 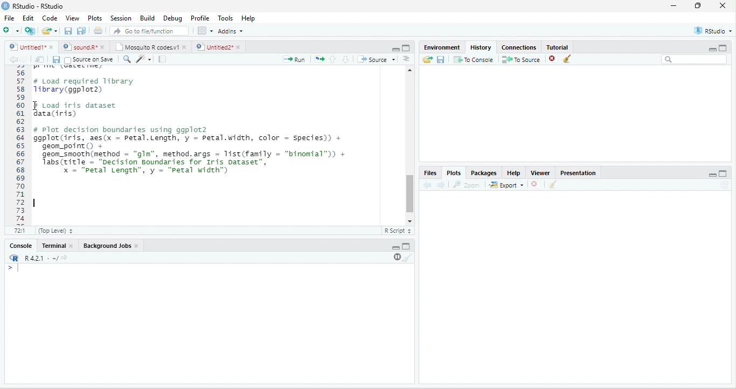 What do you see at coordinates (294, 59) in the screenshot?
I see `Run file` at bounding box center [294, 59].